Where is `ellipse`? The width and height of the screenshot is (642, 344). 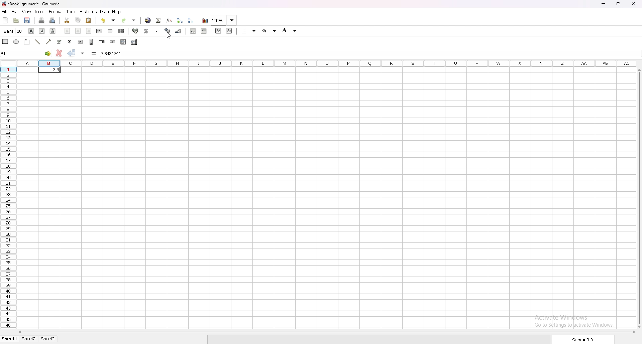
ellipse is located at coordinates (16, 42).